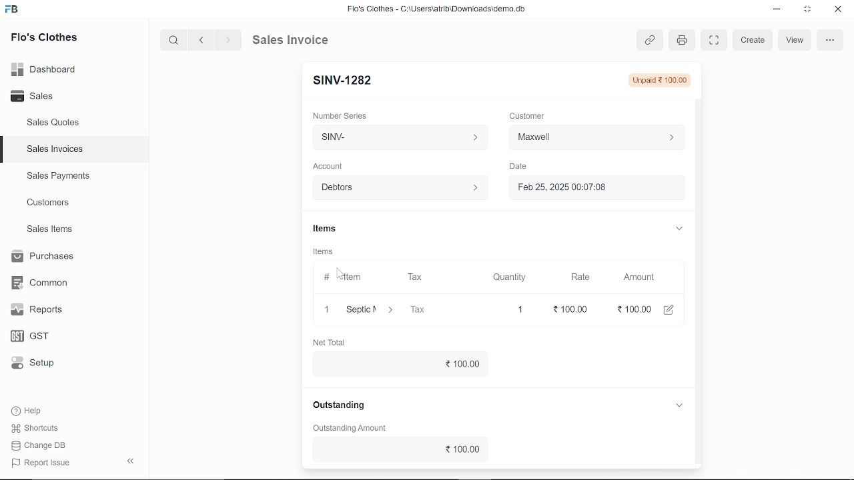 The image size is (854, 480). What do you see at coordinates (830, 40) in the screenshot?
I see `options` at bounding box center [830, 40].